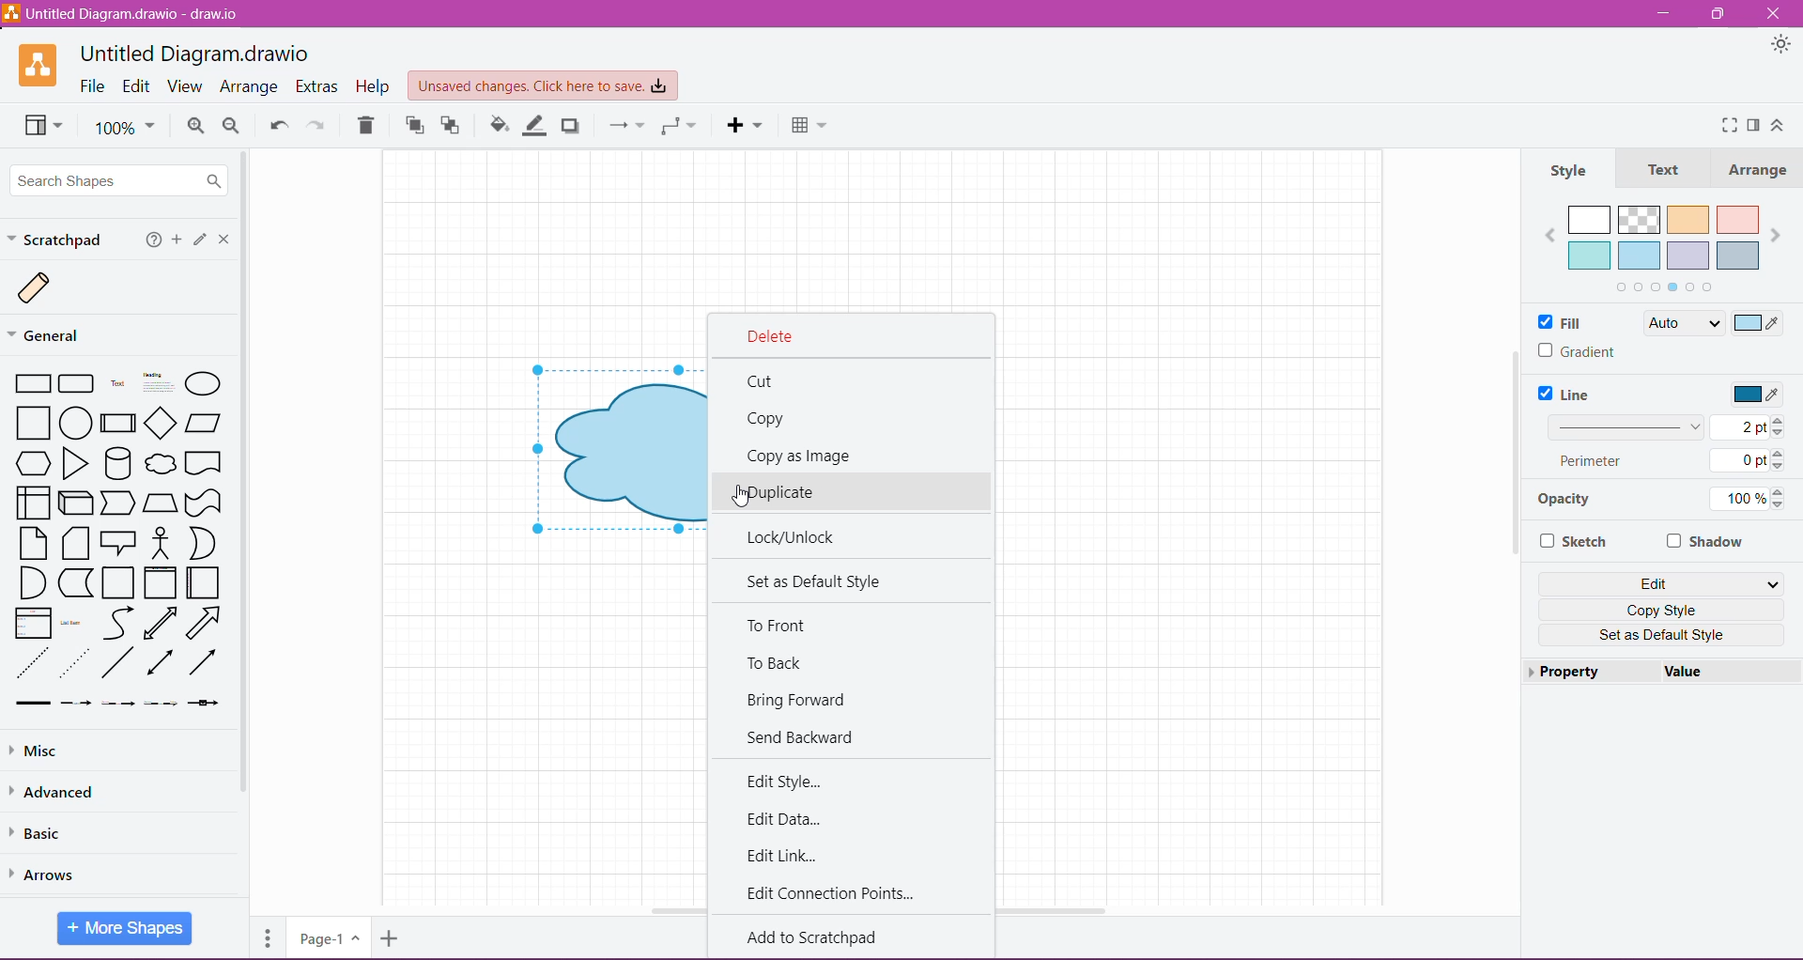 This screenshot has width=1803, height=960. Describe the element at coordinates (327, 938) in the screenshot. I see `Page-1` at that location.